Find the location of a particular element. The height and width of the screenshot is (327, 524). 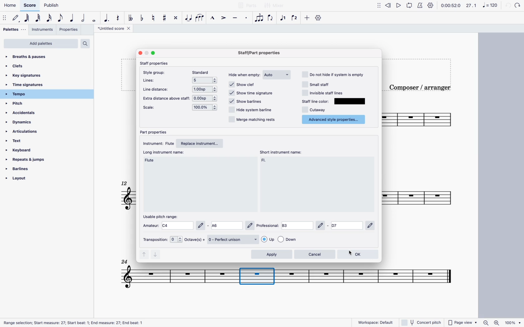

double note is located at coordinates (83, 18).